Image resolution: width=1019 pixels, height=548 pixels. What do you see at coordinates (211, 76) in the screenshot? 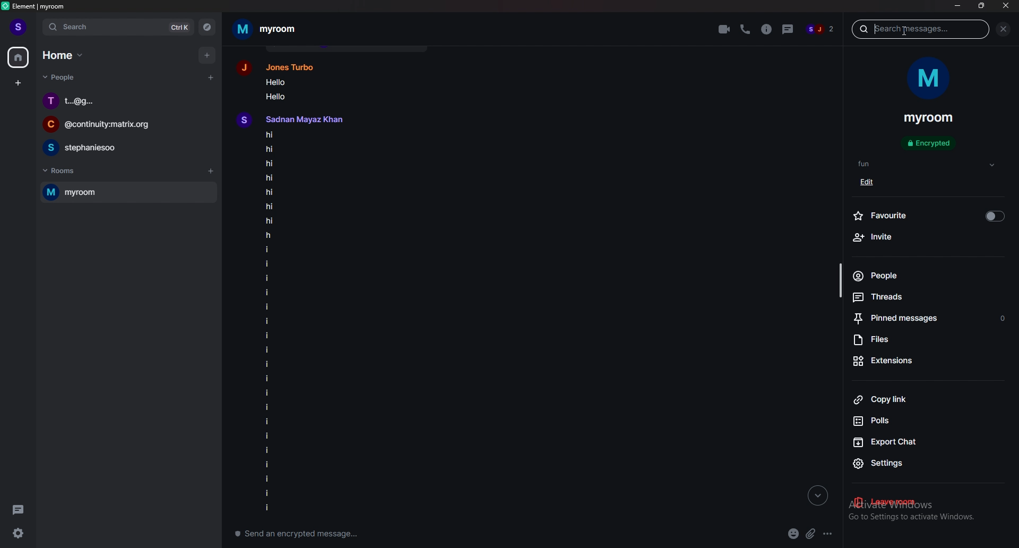
I see `start chat` at bounding box center [211, 76].